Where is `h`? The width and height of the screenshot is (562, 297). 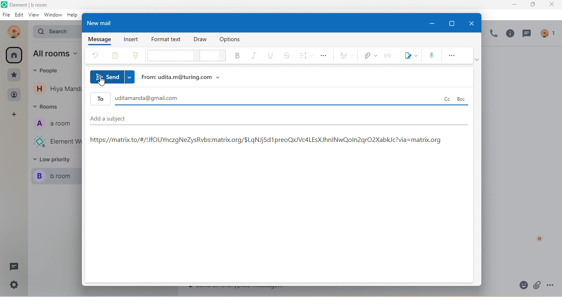
h is located at coordinates (537, 238).